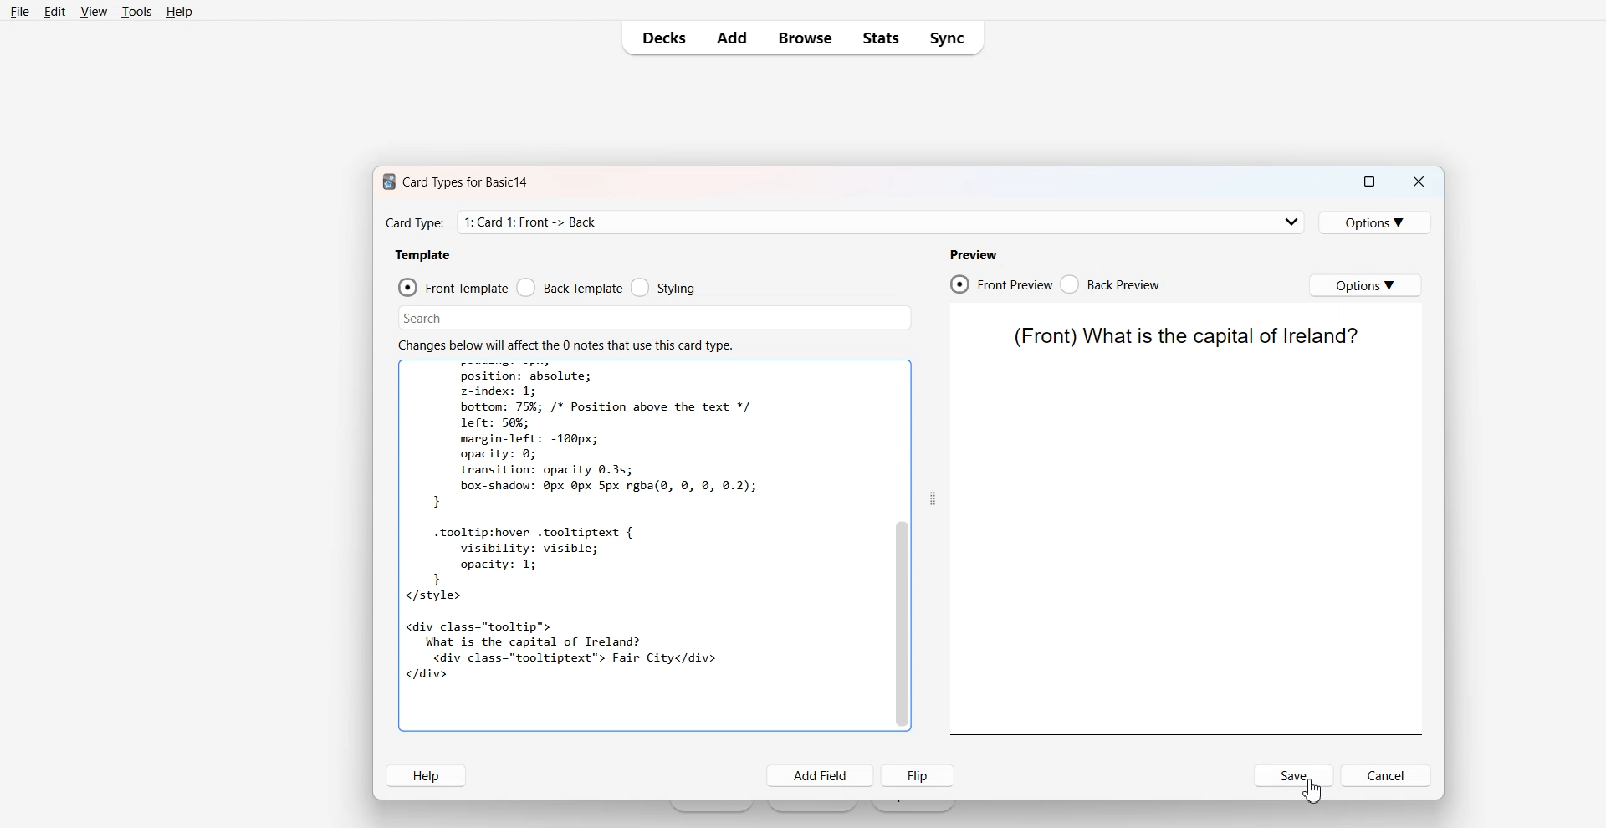 The image size is (1606, 828). Describe the element at coordinates (659, 38) in the screenshot. I see `Decks` at that location.